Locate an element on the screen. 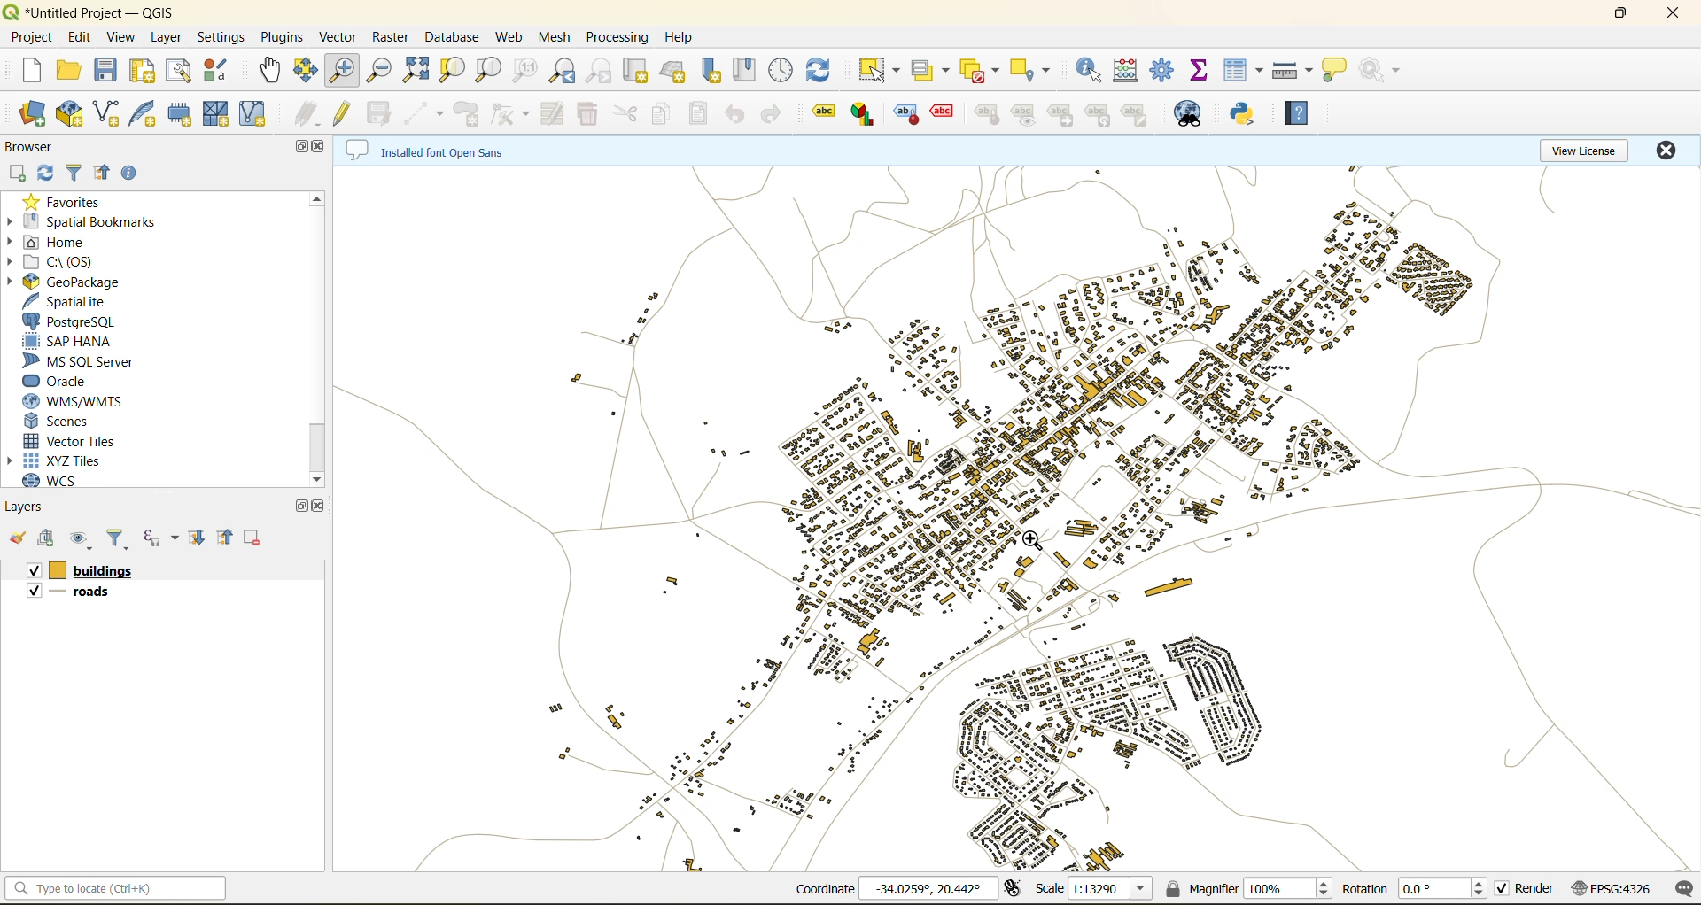 The height and width of the screenshot is (905, 1701). redo is located at coordinates (770, 116).